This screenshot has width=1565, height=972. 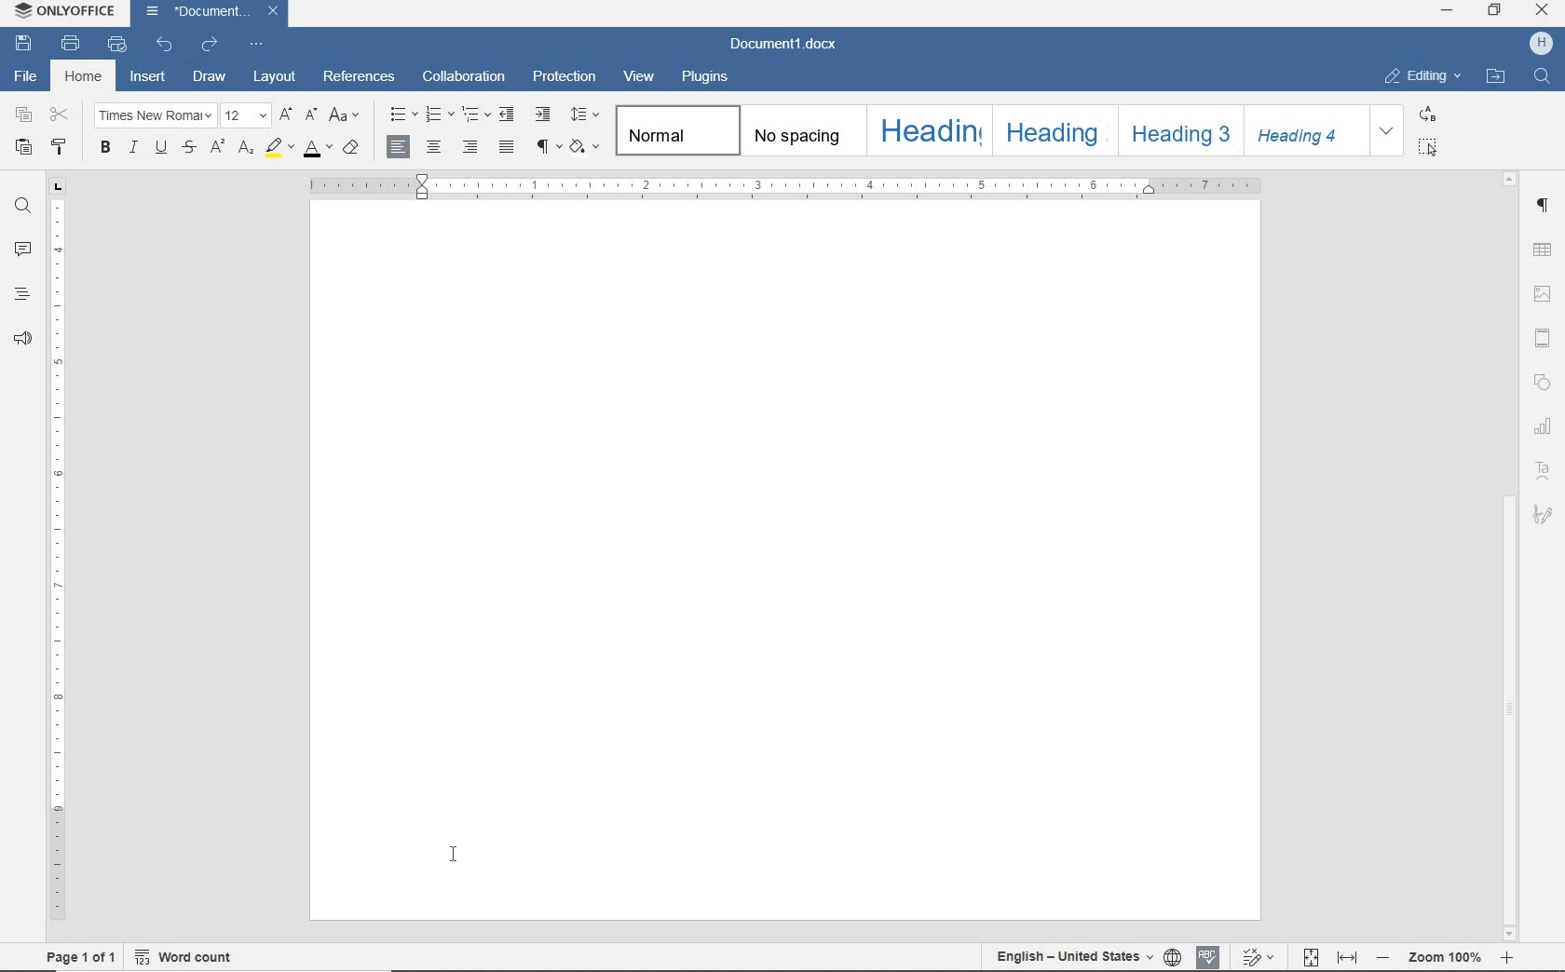 What do you see at coordinates (584, 114) in the screenshot?
I see `paragraph line spacing` at bounding box center [584, 114].